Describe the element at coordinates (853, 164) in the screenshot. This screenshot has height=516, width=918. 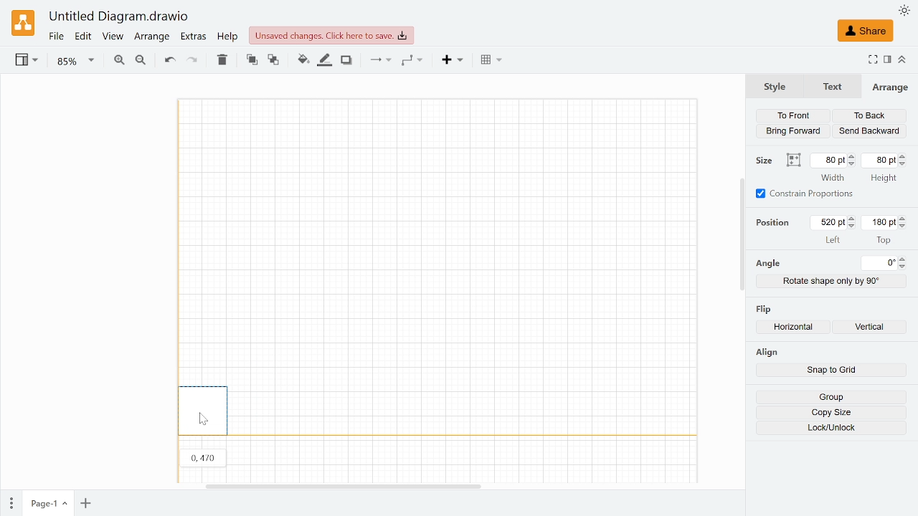
I see `Decrease width` at that location.